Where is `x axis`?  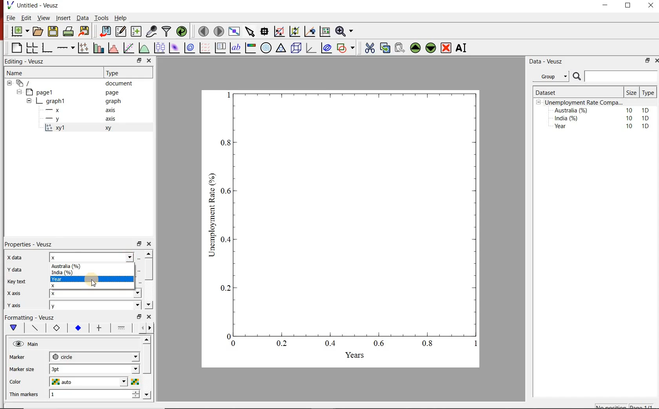 x axis is located at coordinates (15, 293).